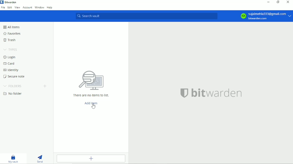 This screenshot has height=164, width=293. What do you see at coordinates (3, 8) in the screenshot?
I see `File` at bounding box center [3, 8].